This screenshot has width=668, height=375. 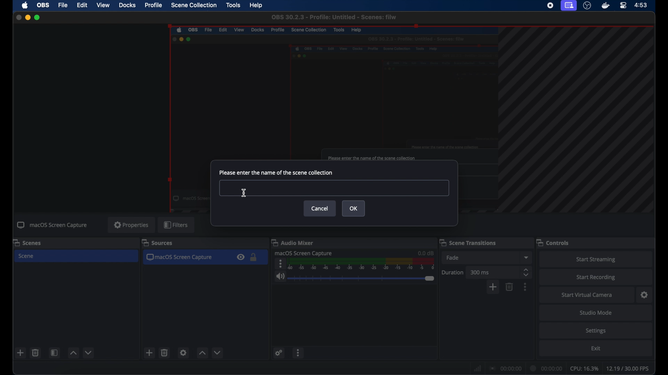 I want to click on increment, so click(x=202, y=353).